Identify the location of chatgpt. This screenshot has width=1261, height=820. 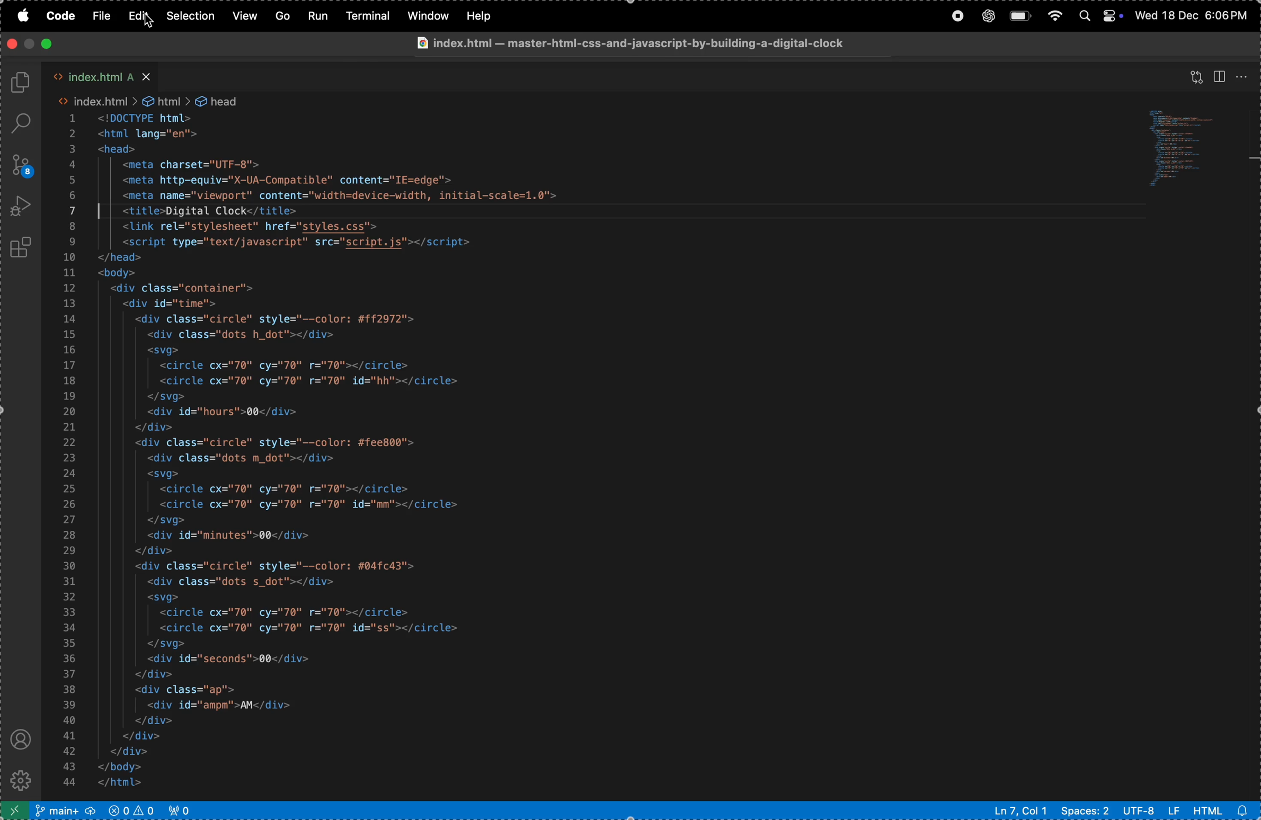
(987, 15).